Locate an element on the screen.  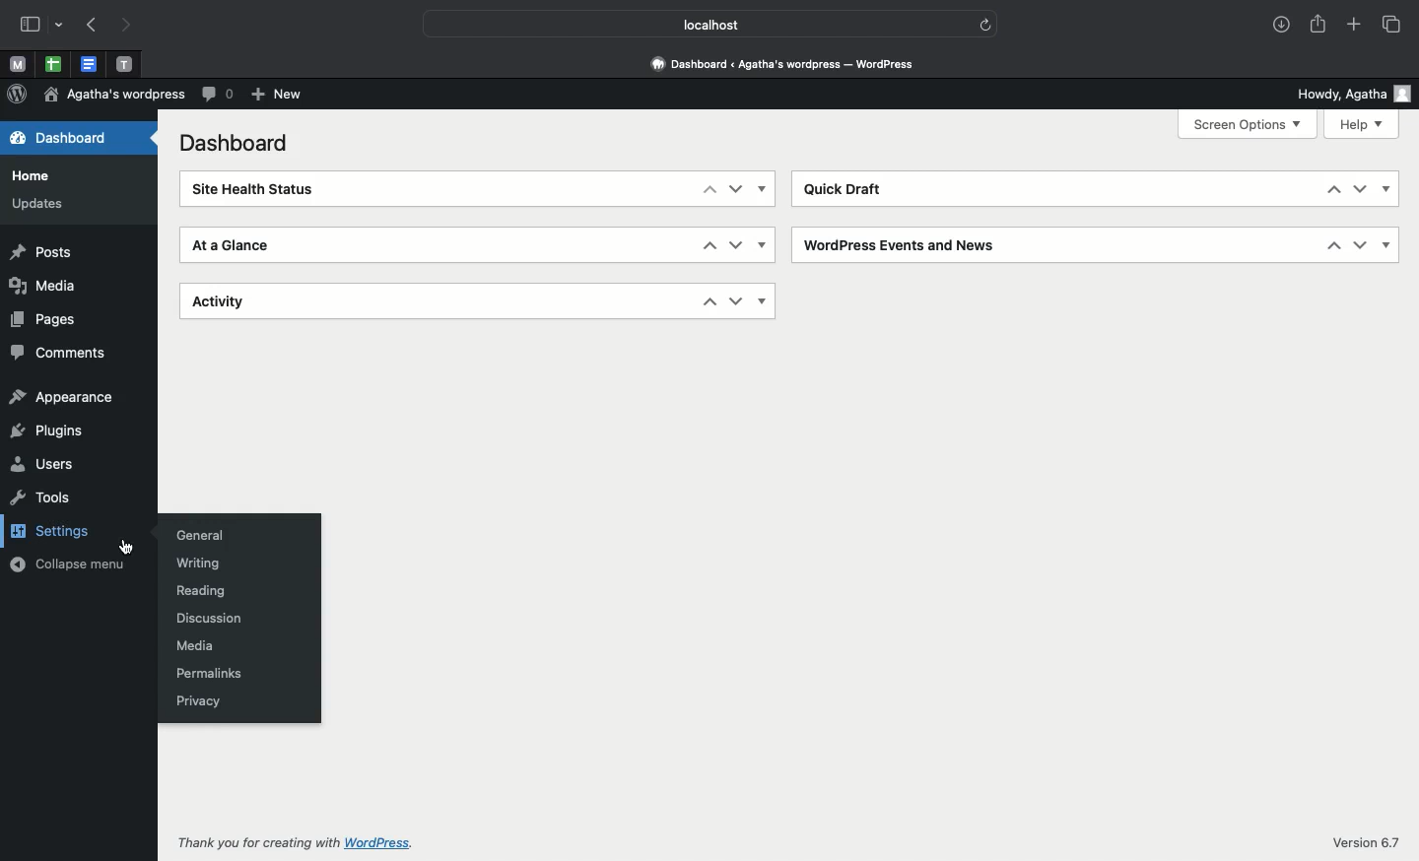
Show is located at coordinates (763, 244).